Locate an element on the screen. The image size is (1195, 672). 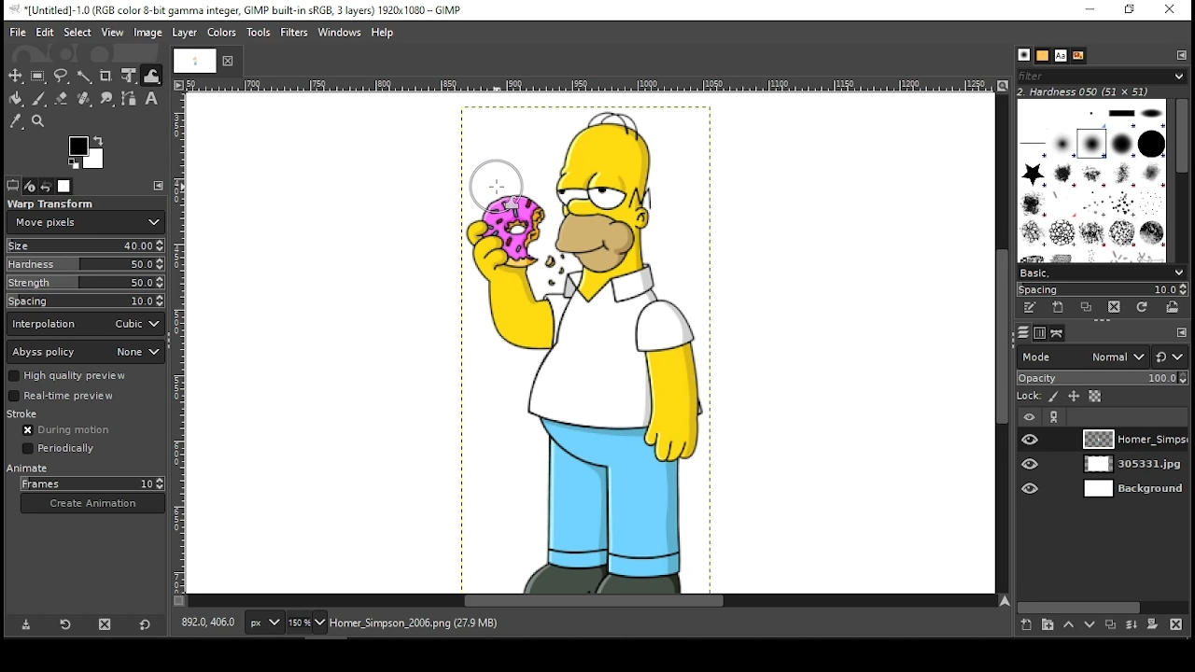
create a new layer is located at coordinates (1028, 626).